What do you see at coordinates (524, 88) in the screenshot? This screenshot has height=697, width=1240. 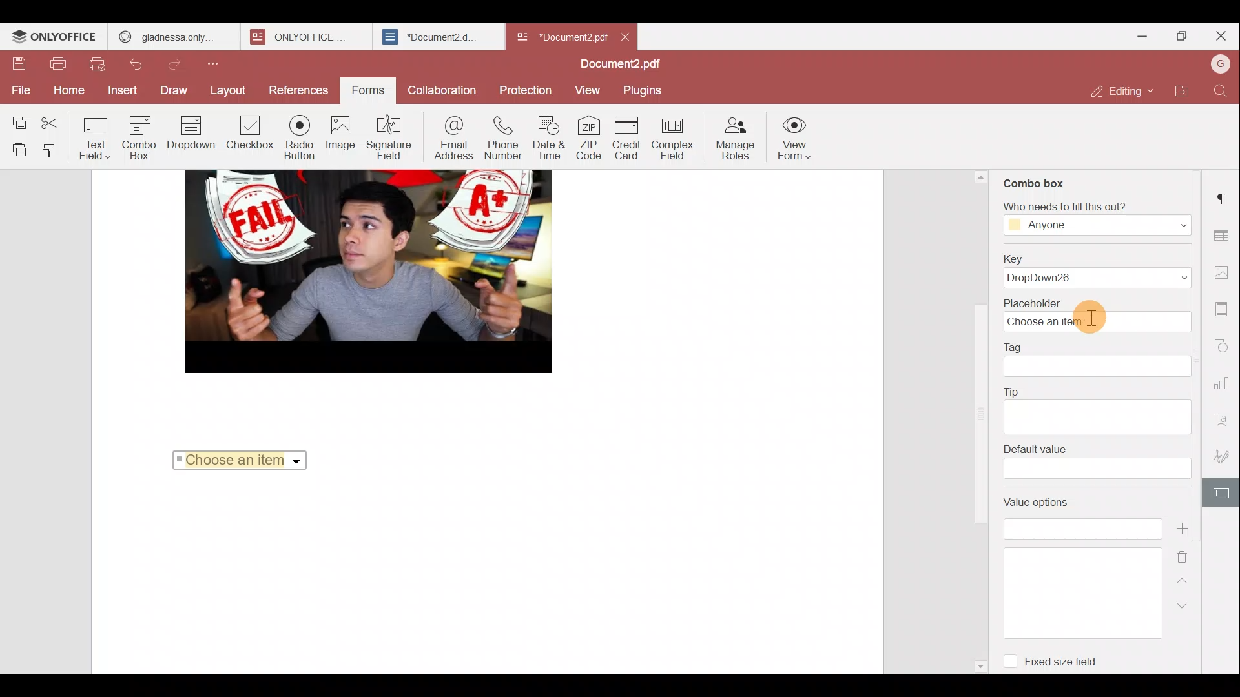 I see `Protection` at bounding box center [524, 88].